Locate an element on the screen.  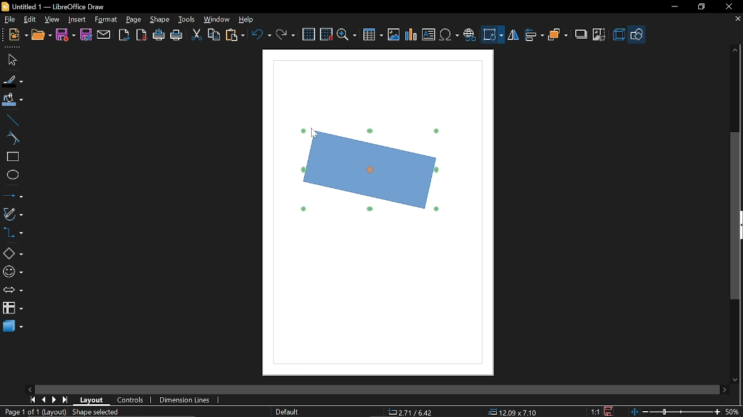
Shadow is located at coordinates (579, 35).